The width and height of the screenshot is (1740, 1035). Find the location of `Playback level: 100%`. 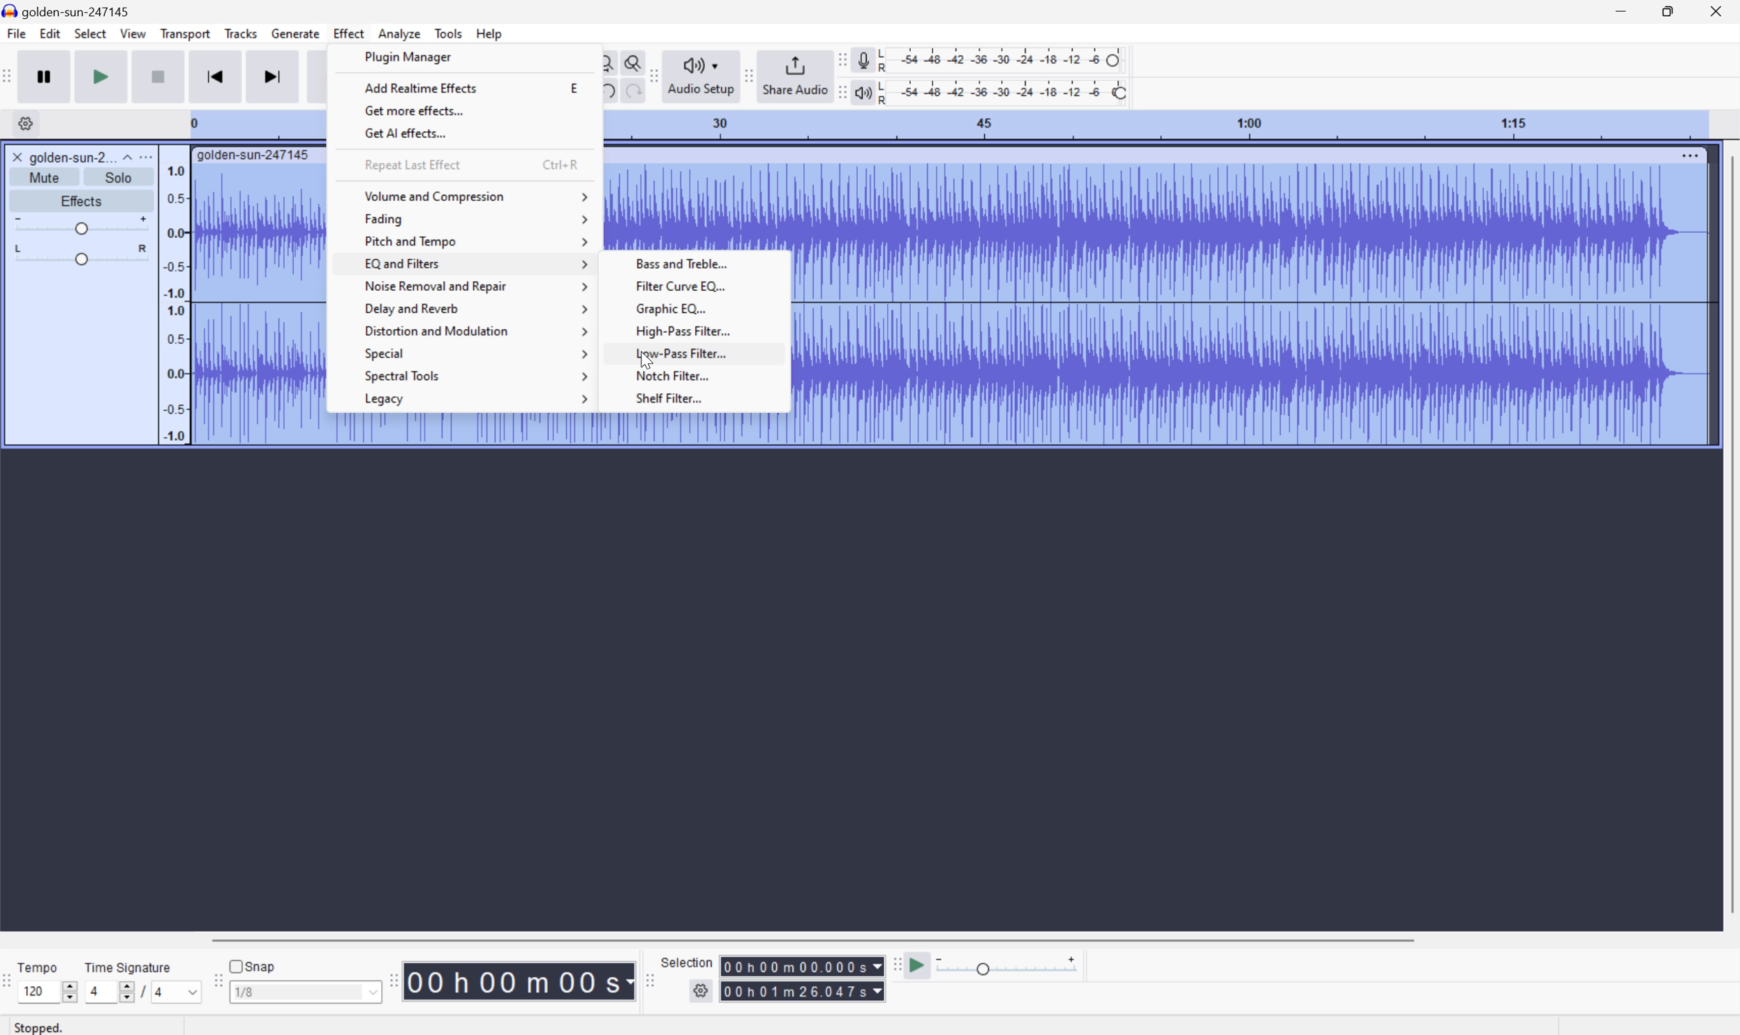

Playback level: 100% is located at coordinates (1001, 91).